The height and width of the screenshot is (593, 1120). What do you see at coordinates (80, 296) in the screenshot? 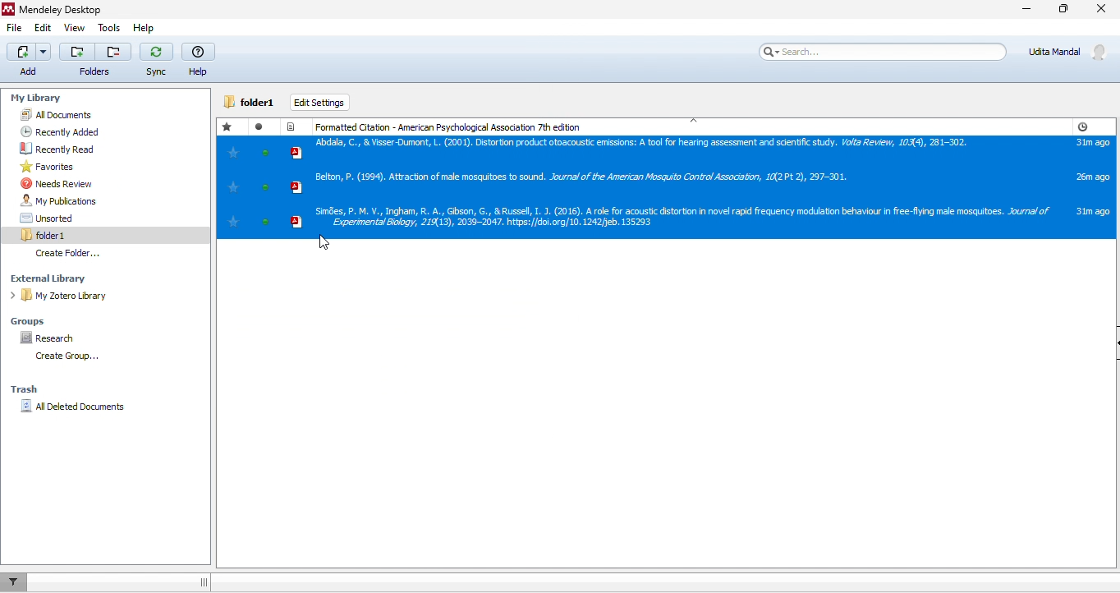
I see `my zotero library` at bounding box center [80, 296].